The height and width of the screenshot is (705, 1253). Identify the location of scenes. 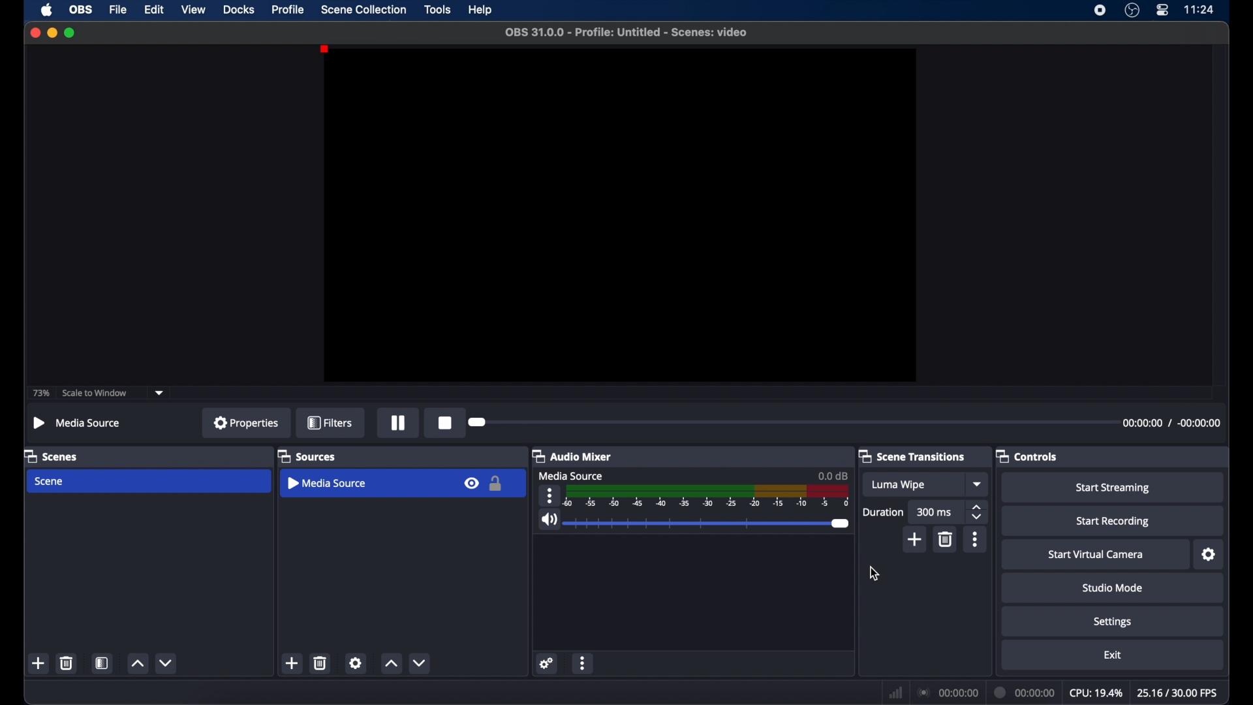
(52, 456).